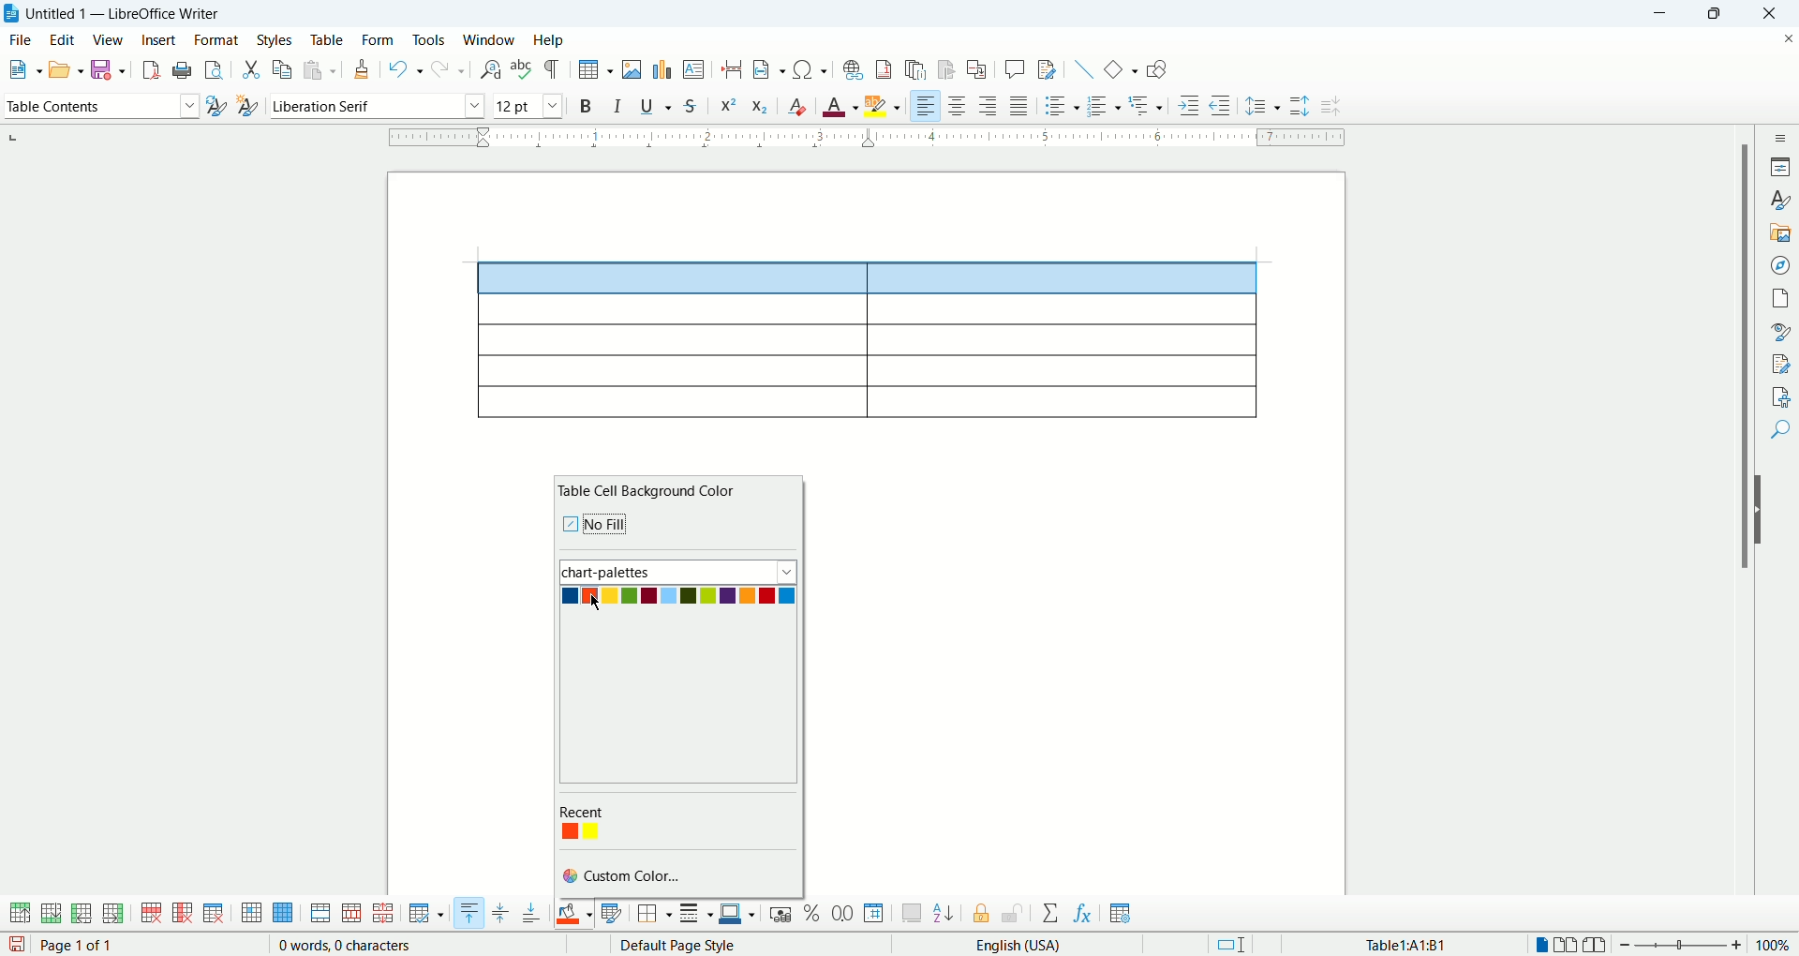 This screenshot has height=956, width=1799. I want to click on insert table, so click(596, 69).